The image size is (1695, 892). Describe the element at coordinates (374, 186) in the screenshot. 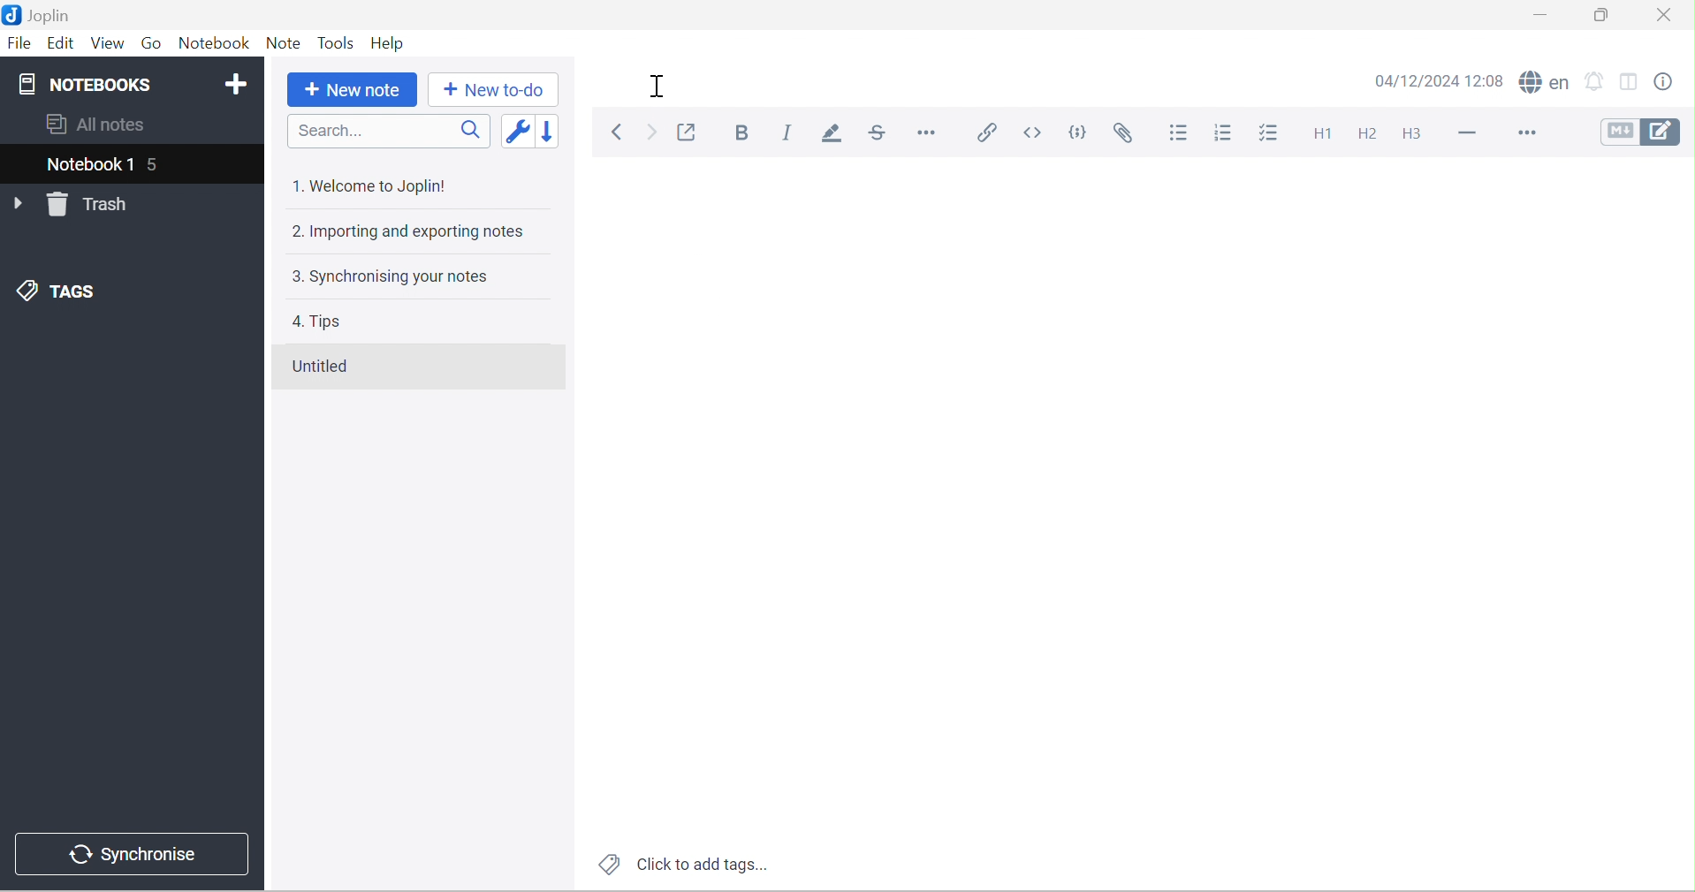

I see `1. Welcome to Joplin!` at that location.